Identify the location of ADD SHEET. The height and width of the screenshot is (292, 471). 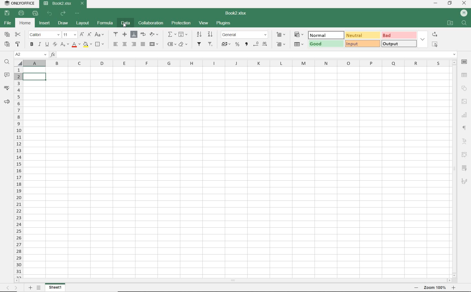
(30, 288).